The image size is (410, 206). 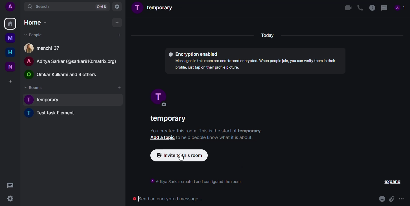 I want to click on people, so click(x=400, y=7).